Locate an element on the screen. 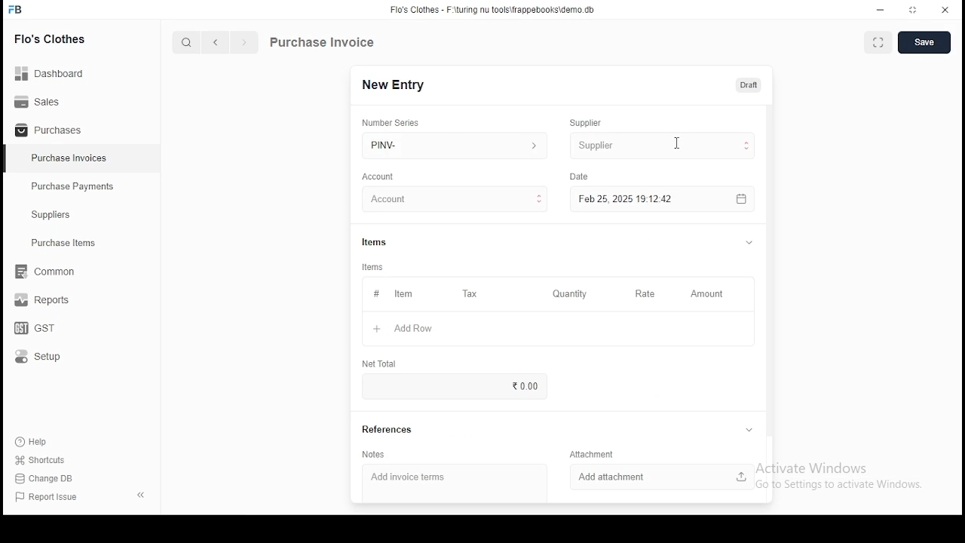 This screenshot has width=965, height=543. flo's clothes - F:\turing nu tools\frappebooks\demo.db is located at coordinates (493, 10).